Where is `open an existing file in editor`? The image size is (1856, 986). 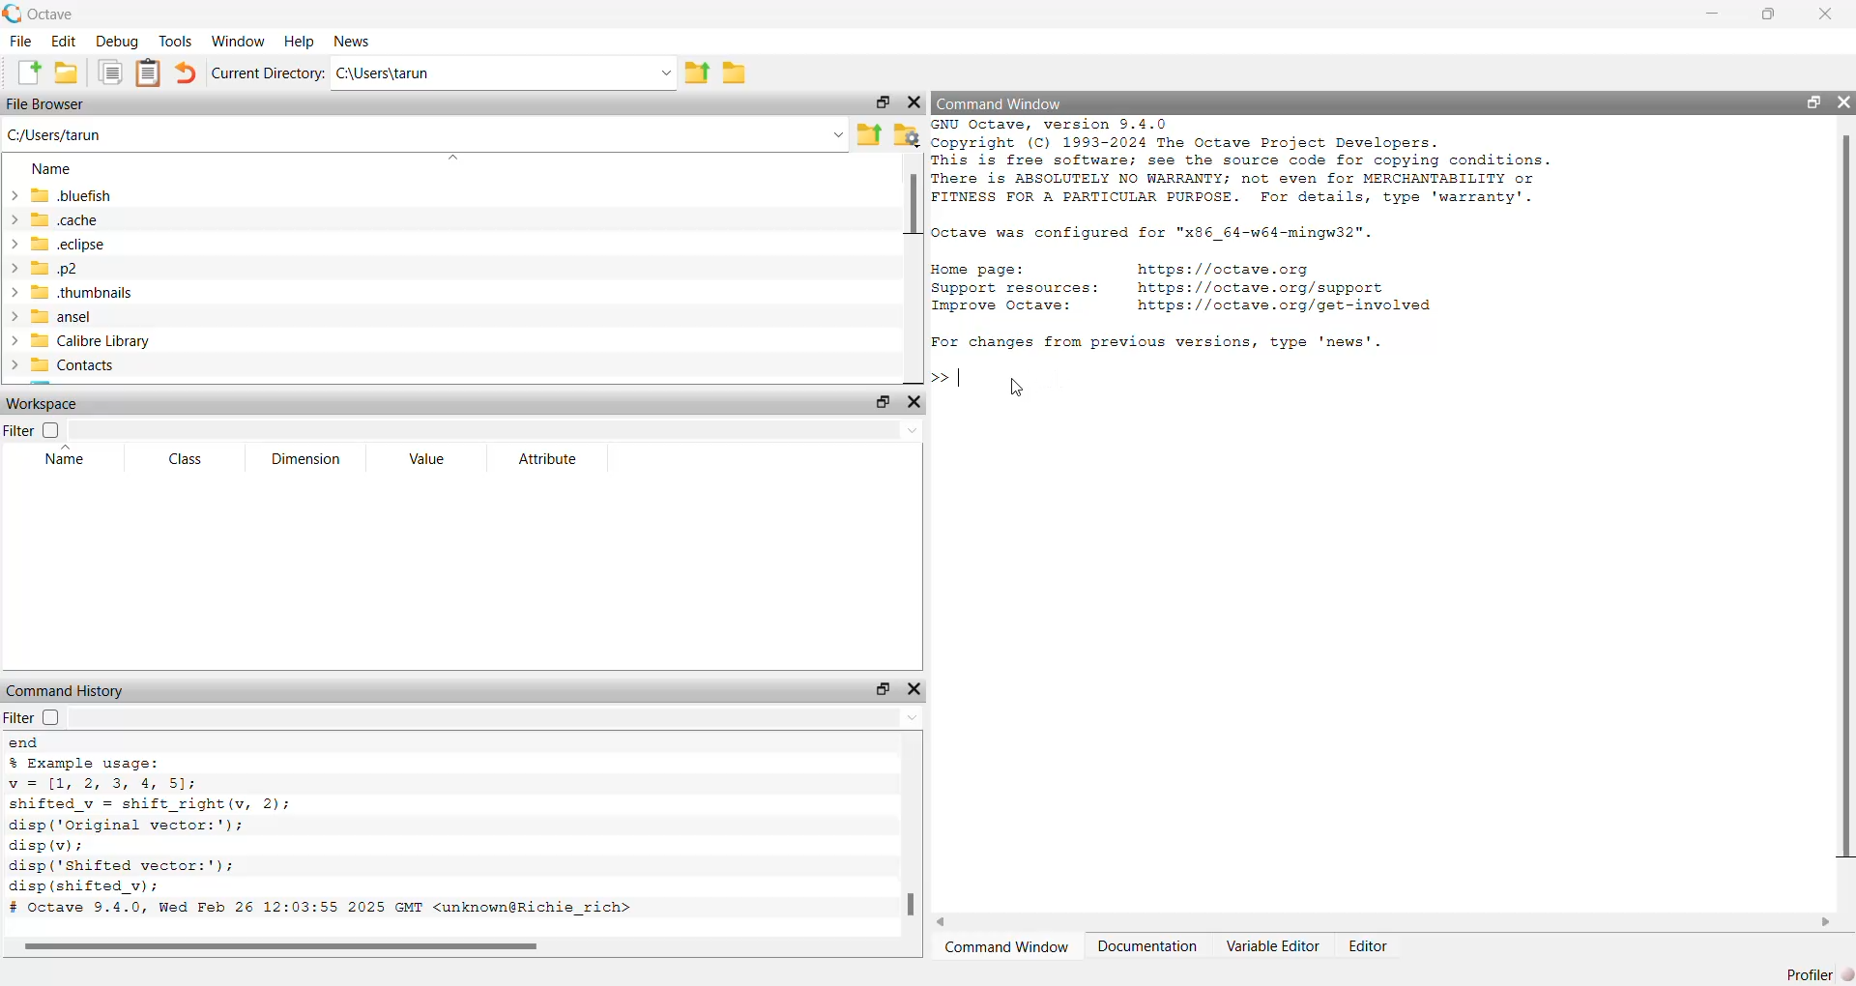
open an existing file in editor is located at coordinates (72, 74).